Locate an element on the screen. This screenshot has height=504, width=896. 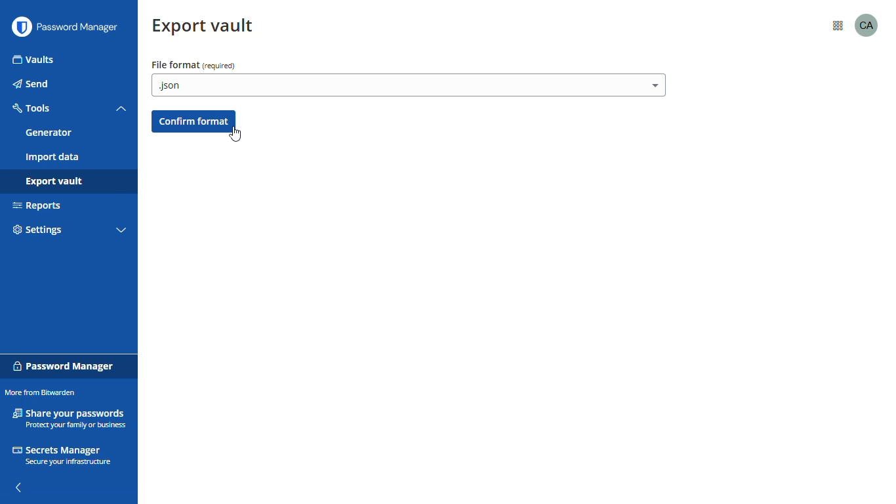
tools is located at coordinates (33, 108).